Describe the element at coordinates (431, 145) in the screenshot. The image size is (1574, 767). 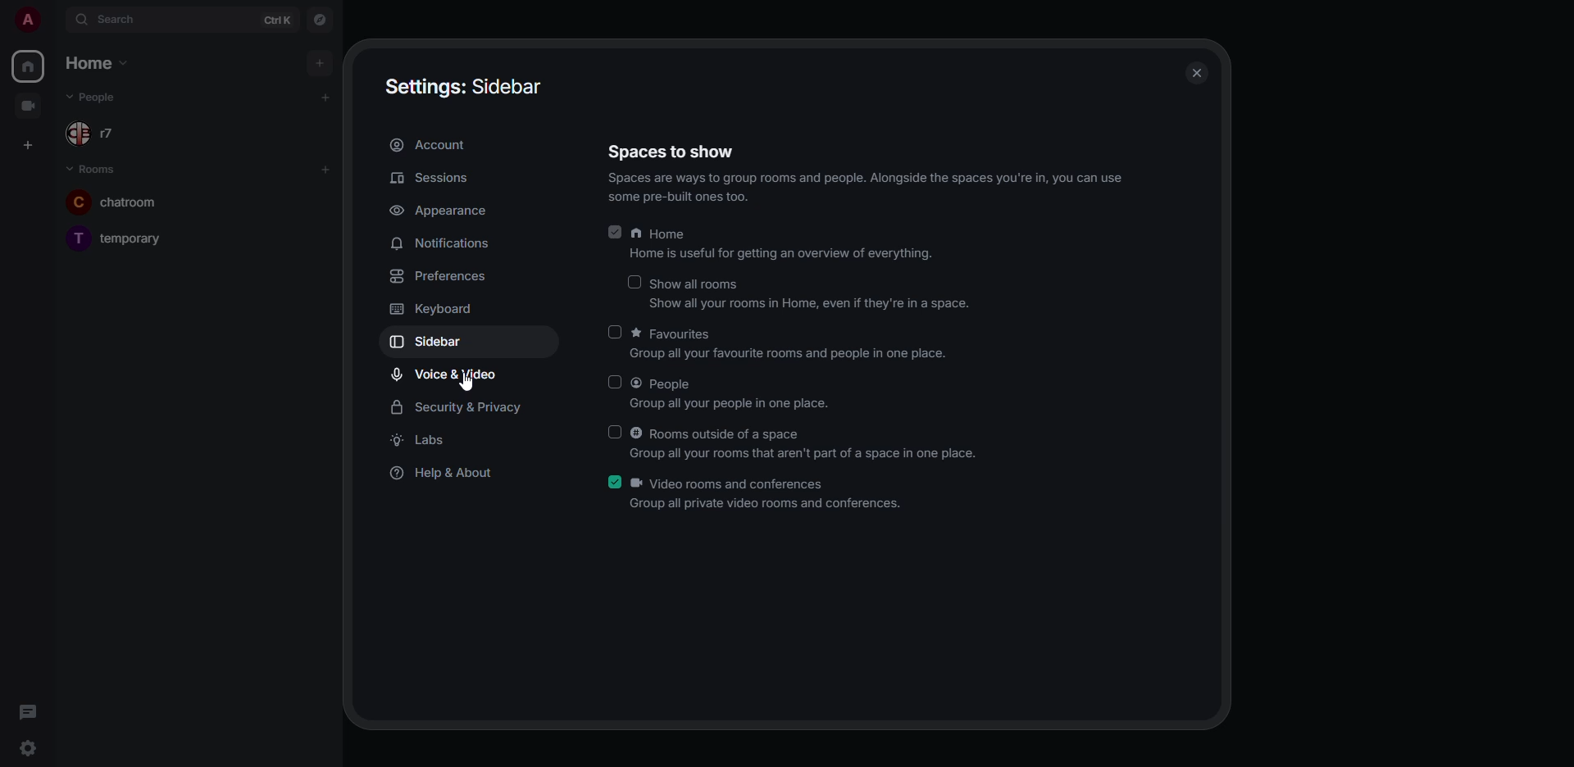
I see `account` at that location.